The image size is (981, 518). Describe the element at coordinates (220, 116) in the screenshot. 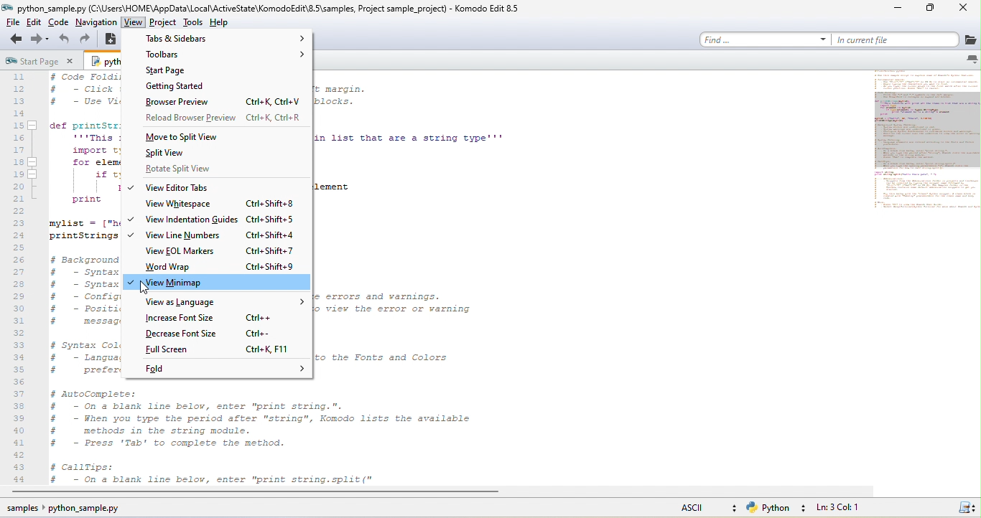

I see `reload browse preview` at that location.